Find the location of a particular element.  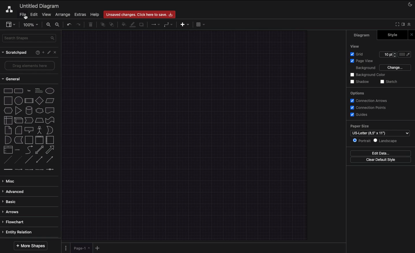

Card is located at coordinates (18, 130).